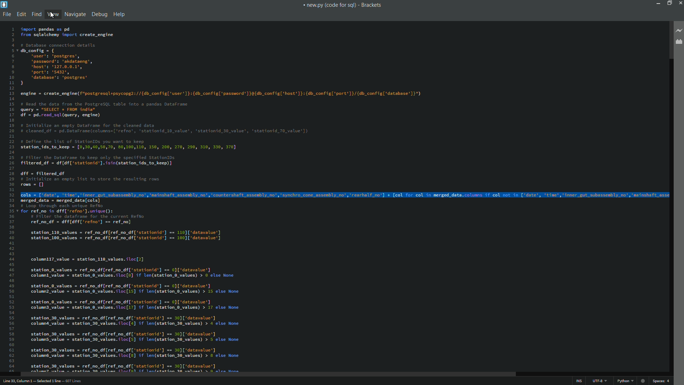  Describe the element at coordinates (668, 3) in the screenshot. I see `maximize` at that location.